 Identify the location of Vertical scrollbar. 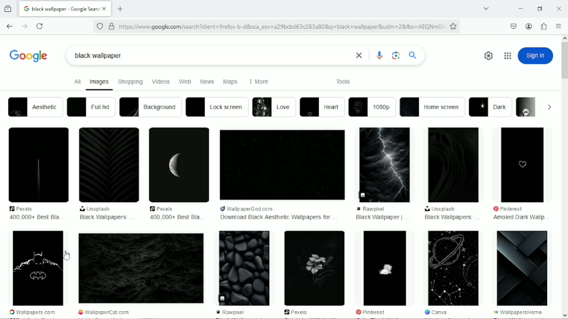
(564, 63).